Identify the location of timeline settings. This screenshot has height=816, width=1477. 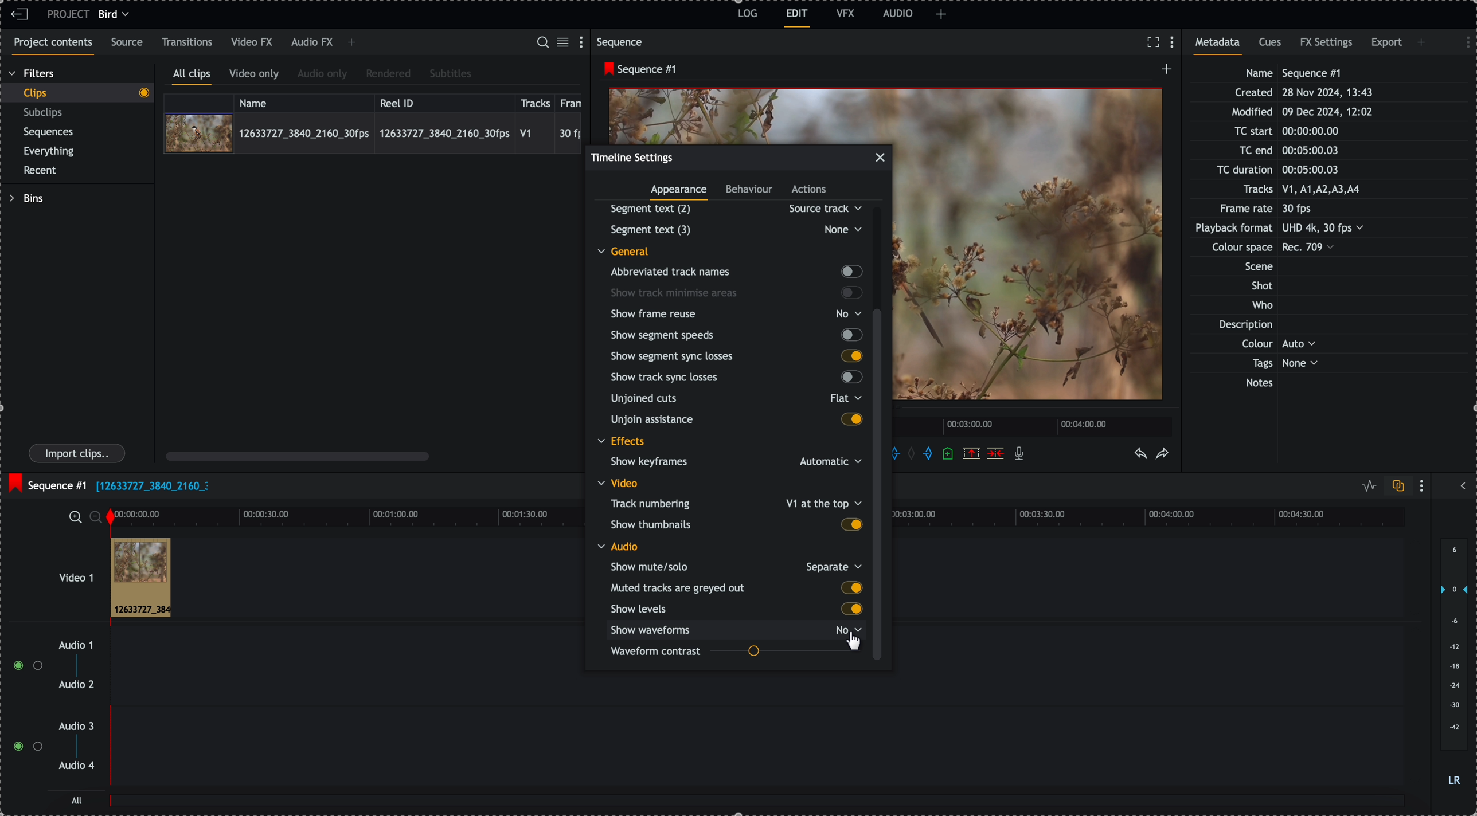
(632, 157).